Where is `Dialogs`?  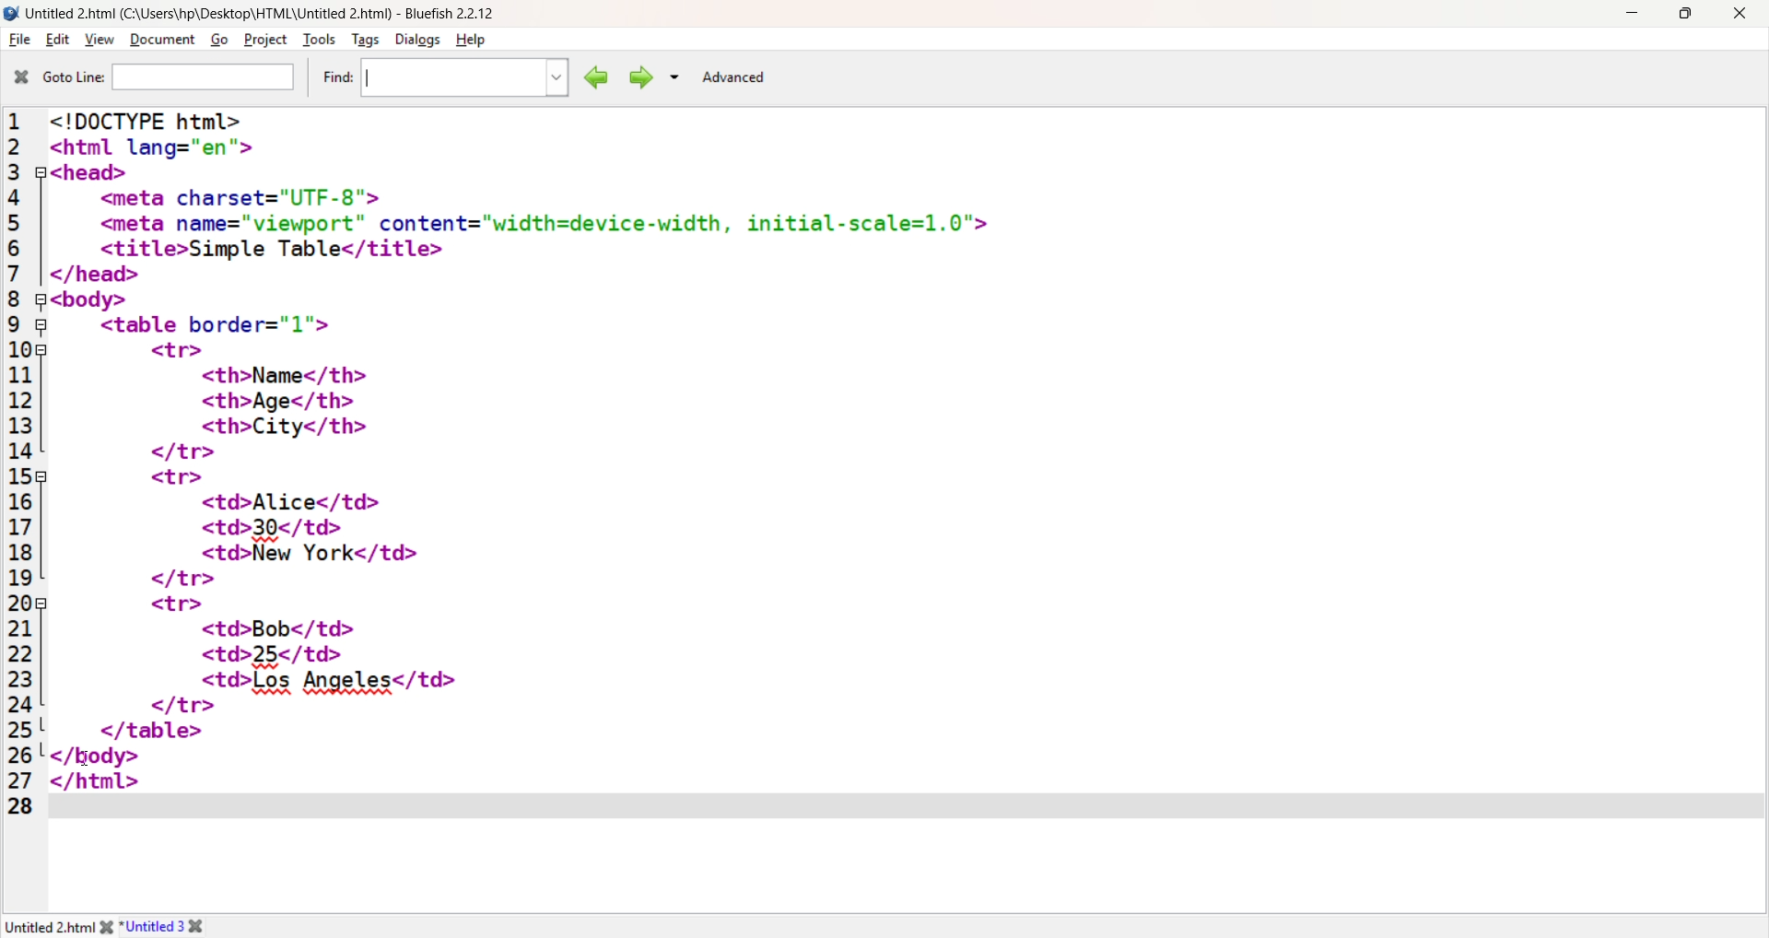 Dialogs is located at coordinates (416, 40).